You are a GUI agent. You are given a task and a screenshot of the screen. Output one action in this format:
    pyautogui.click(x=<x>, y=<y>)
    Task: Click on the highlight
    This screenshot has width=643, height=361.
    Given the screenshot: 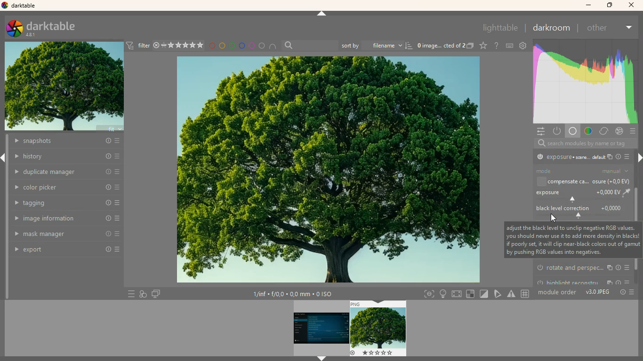 What is the action you would take?
    pyautogui.click(x=583, y=281)
    